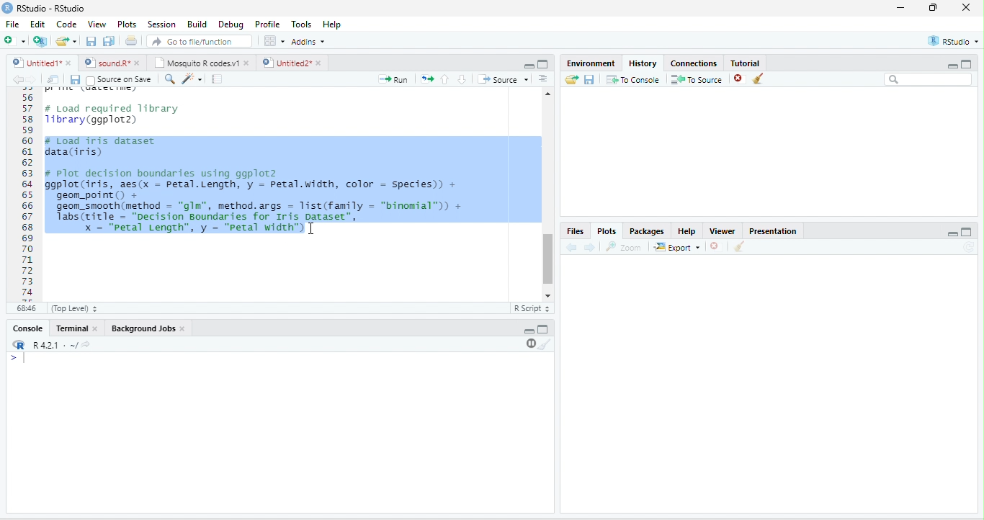 Image resolution: width=984 pixels, height=520 pixels. What do you see at coordinates (99, 145) in the screenshot?
I see `# Load iris dataset data(iris)` at bounding box center [99, 145].